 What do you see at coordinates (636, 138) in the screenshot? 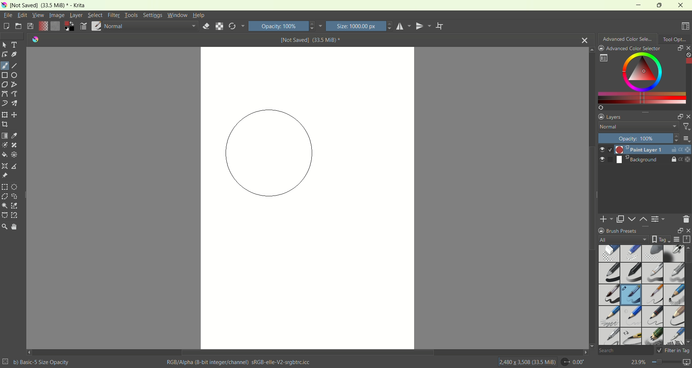
I see `Opacity 100%` at bounding box center [636, 138].